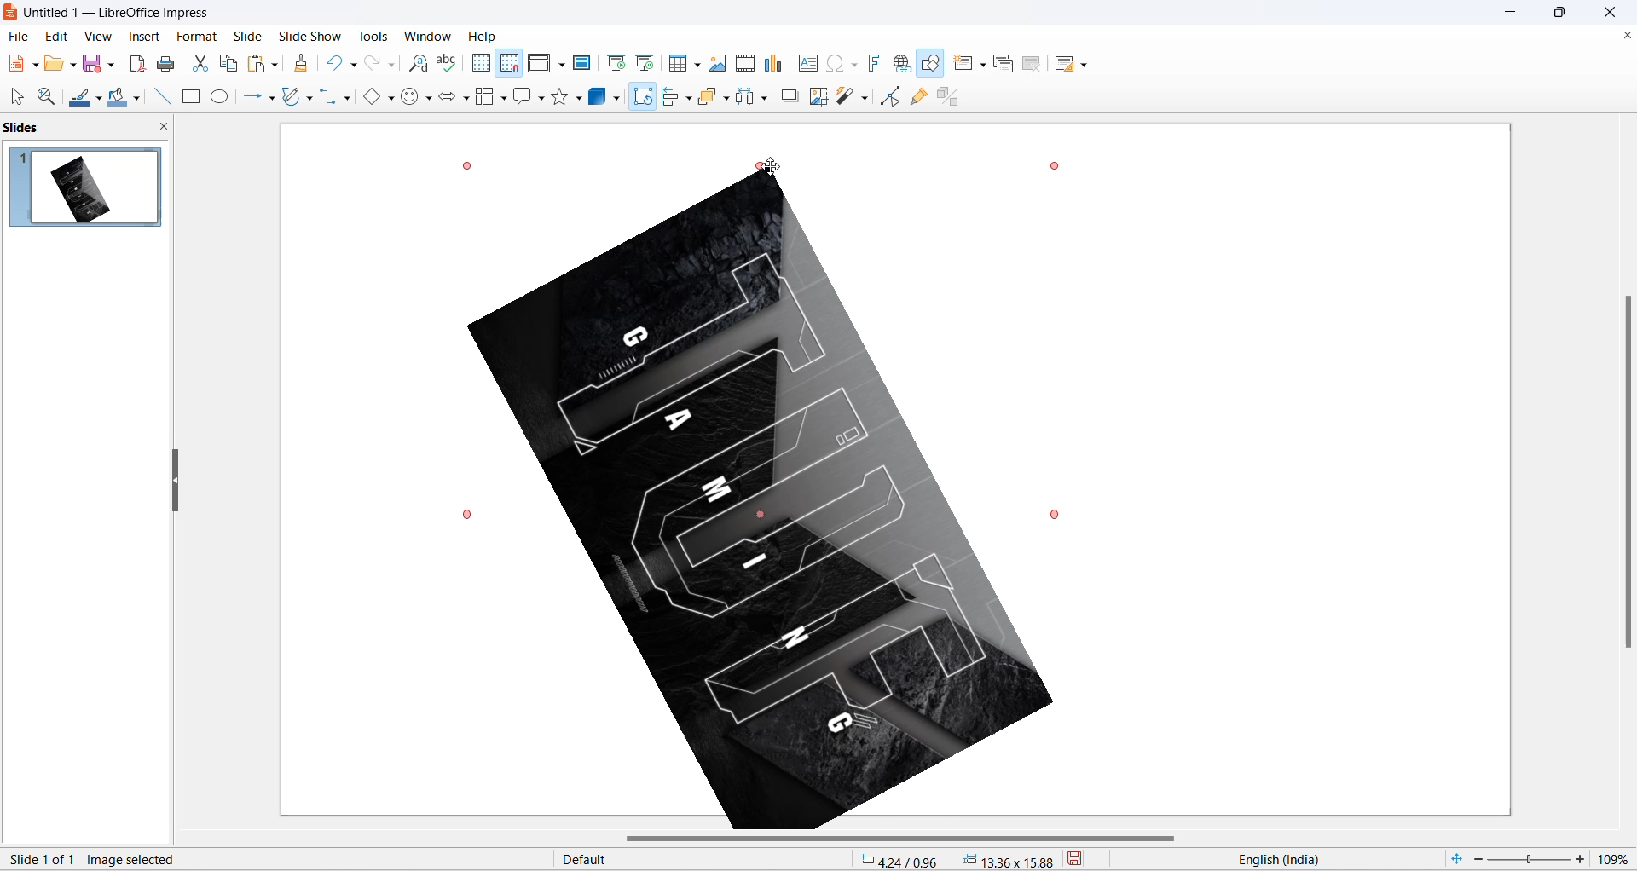 This screenshot has height=871, width=1637. What do you see at coordinates (466, 100) in the screenshot?
I see `block arrow options` at bounding box center [466, 100].